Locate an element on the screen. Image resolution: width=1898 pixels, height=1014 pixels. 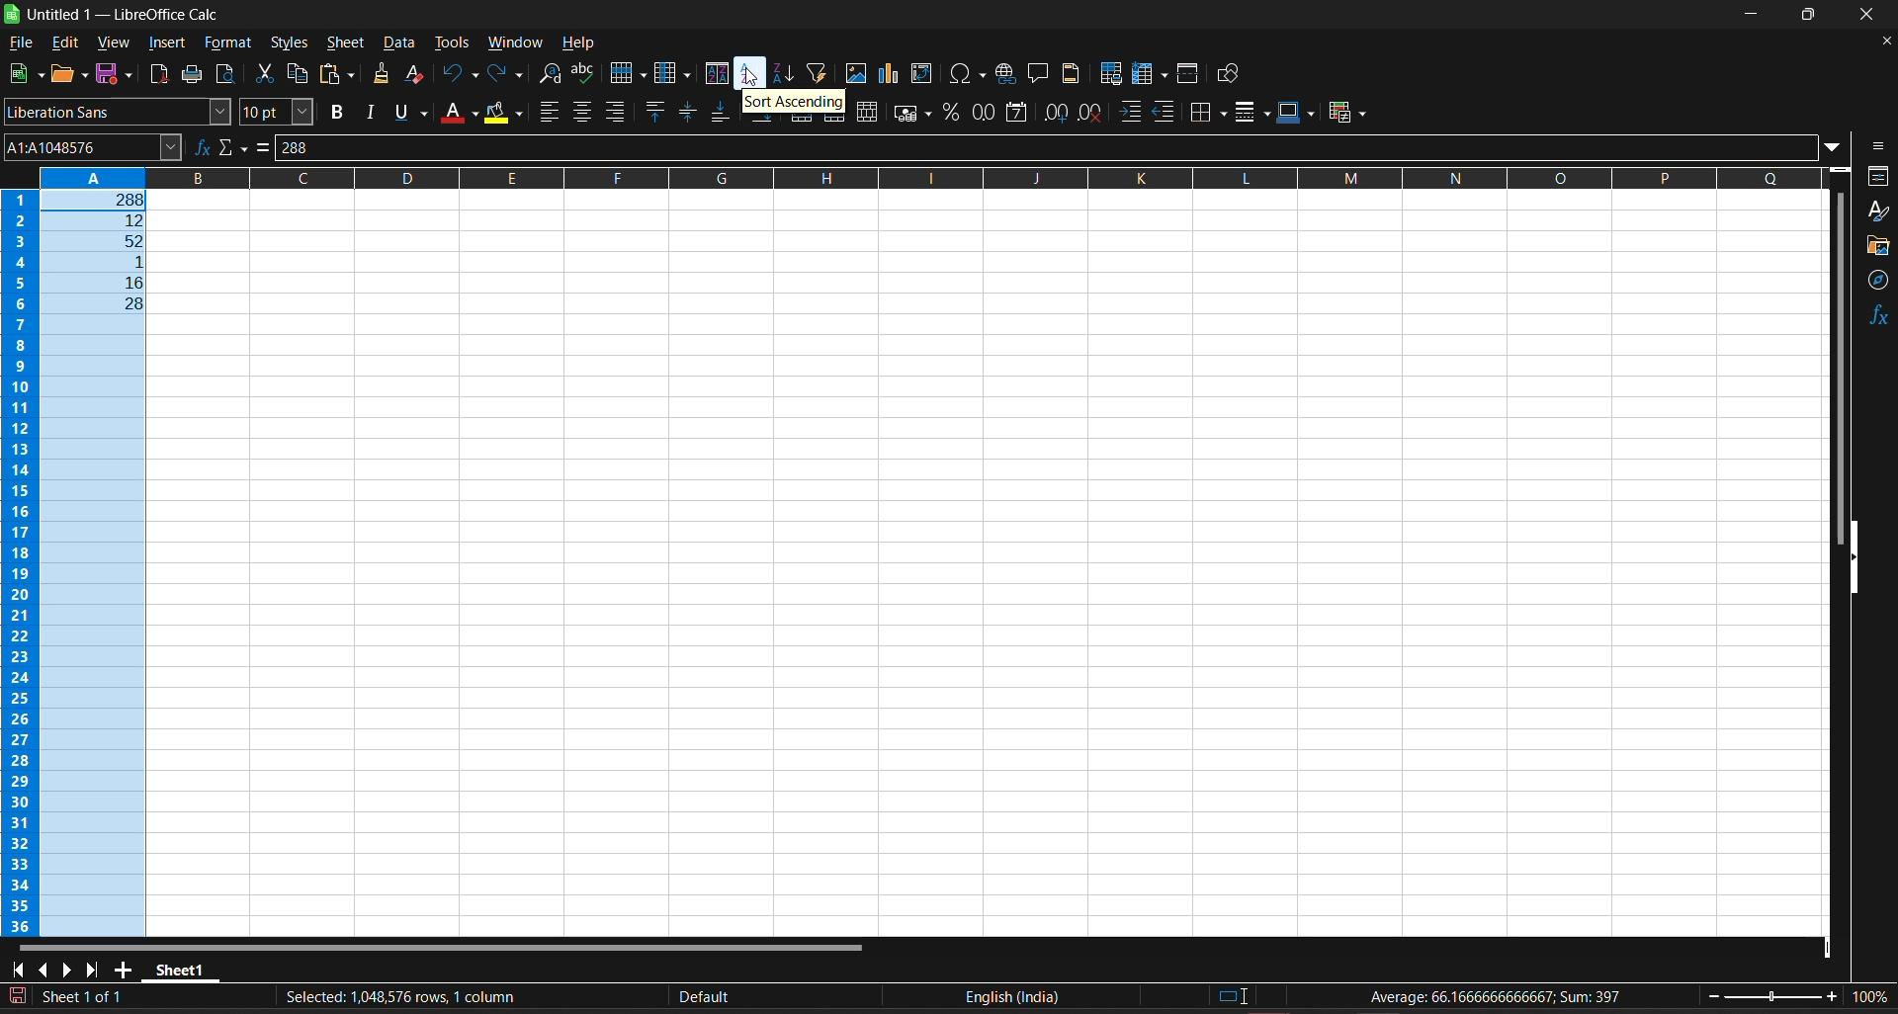
insert comment is located at coordinates (1042, 73).